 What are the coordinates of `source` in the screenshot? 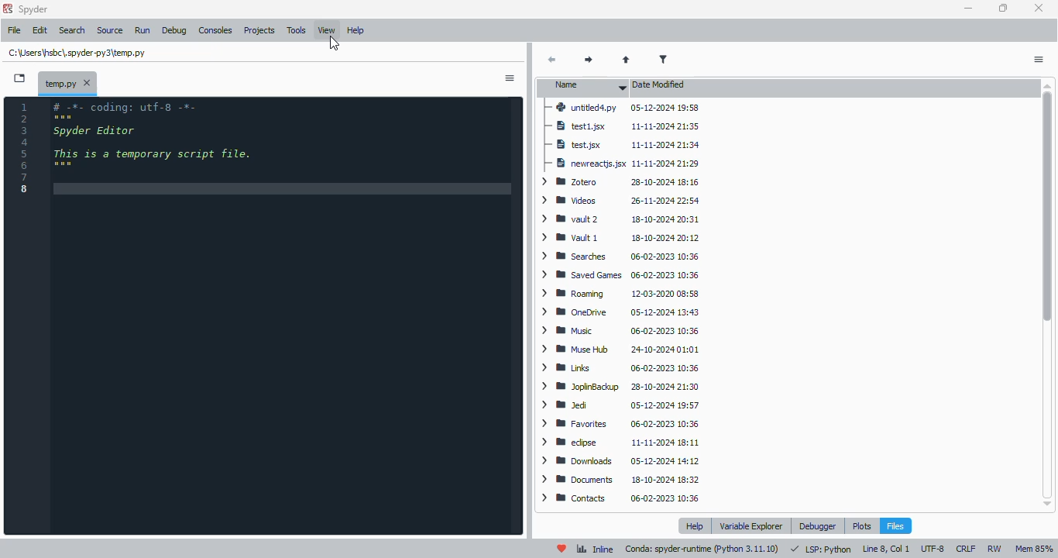 It's located at (111, 31).